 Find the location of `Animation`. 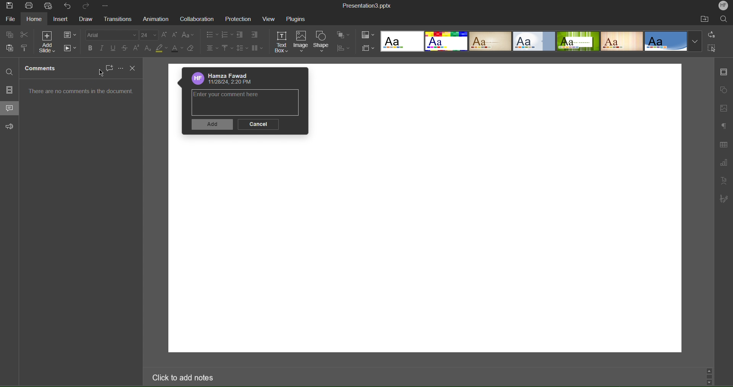

Animation is located at coordinates (157, 20).